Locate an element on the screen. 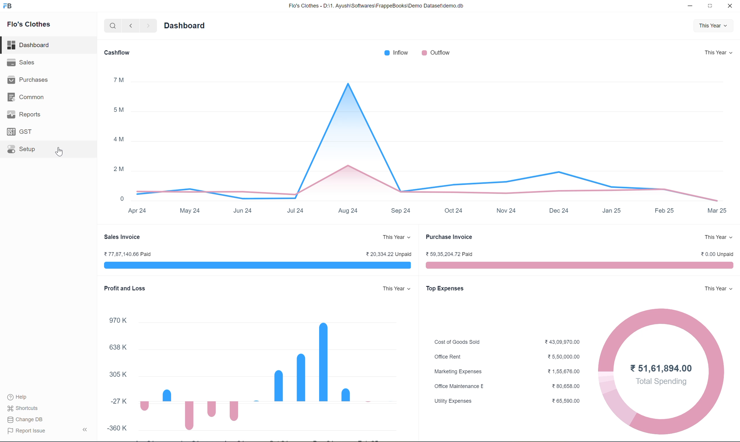  Aug 24 is located at coordinates (348, 210).